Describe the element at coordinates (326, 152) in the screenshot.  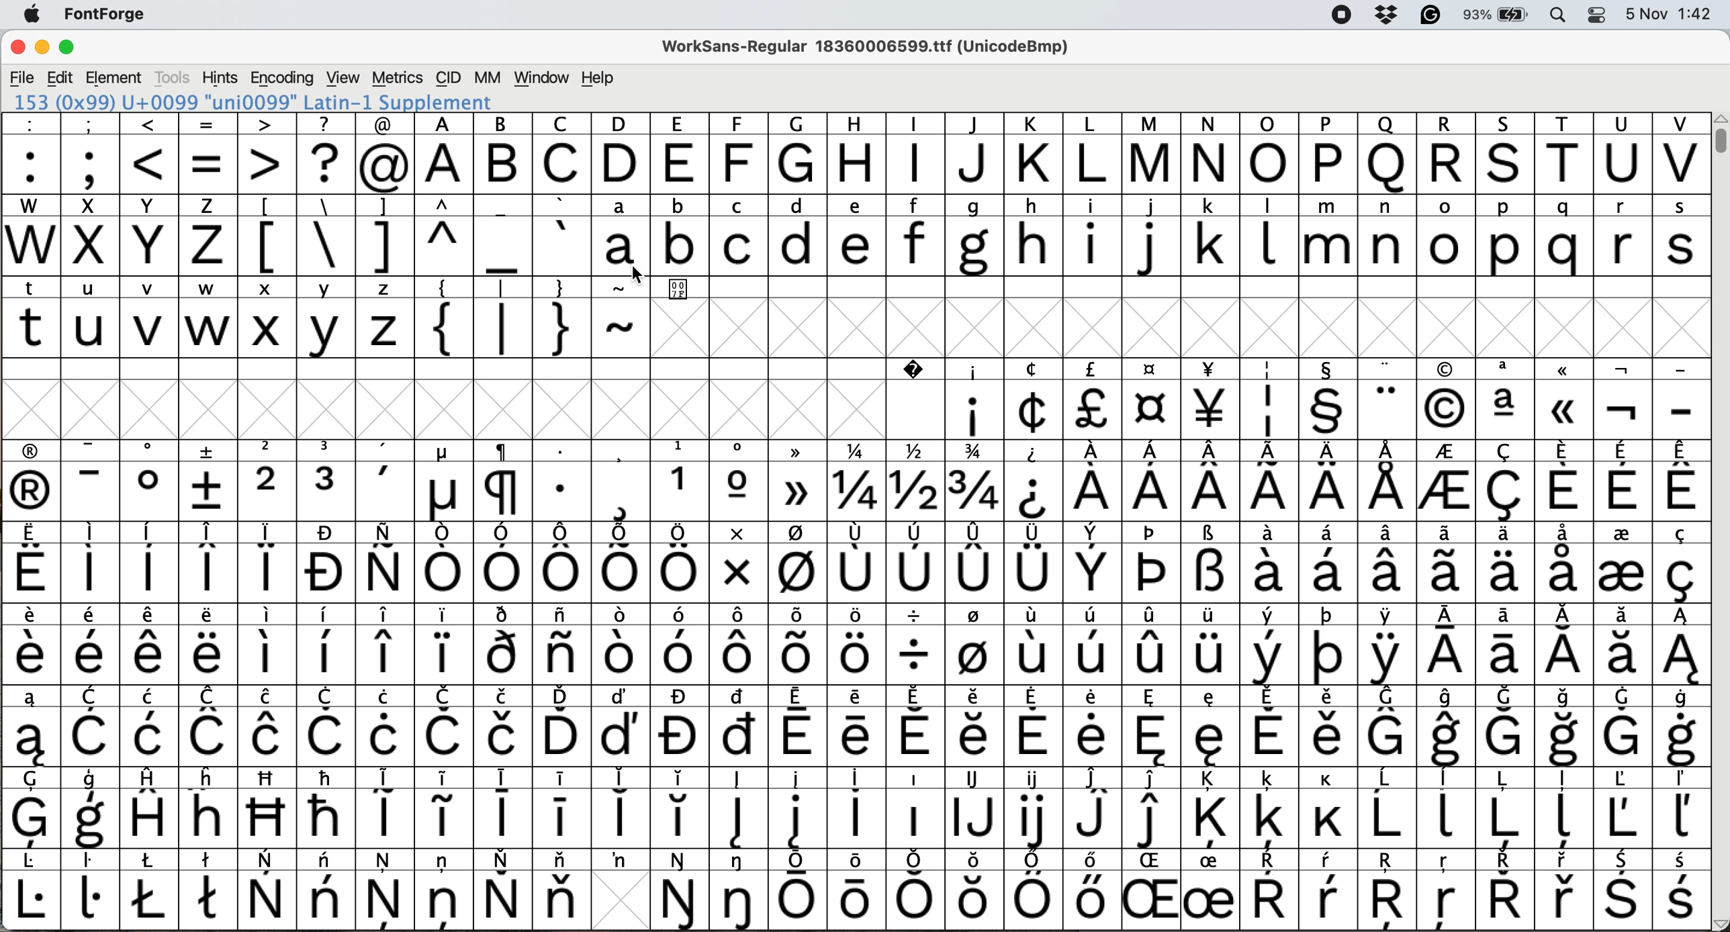
I see `?` at that location.